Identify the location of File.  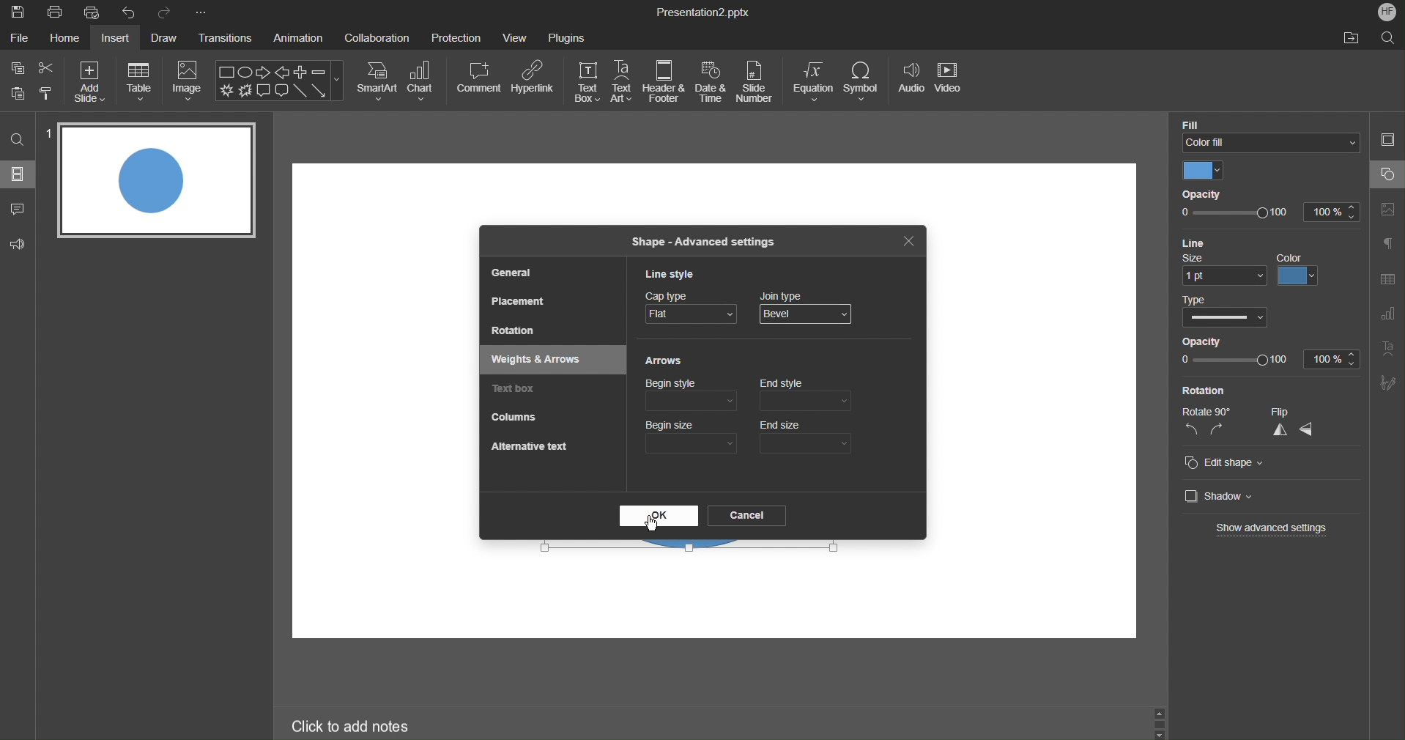
(18, 39).